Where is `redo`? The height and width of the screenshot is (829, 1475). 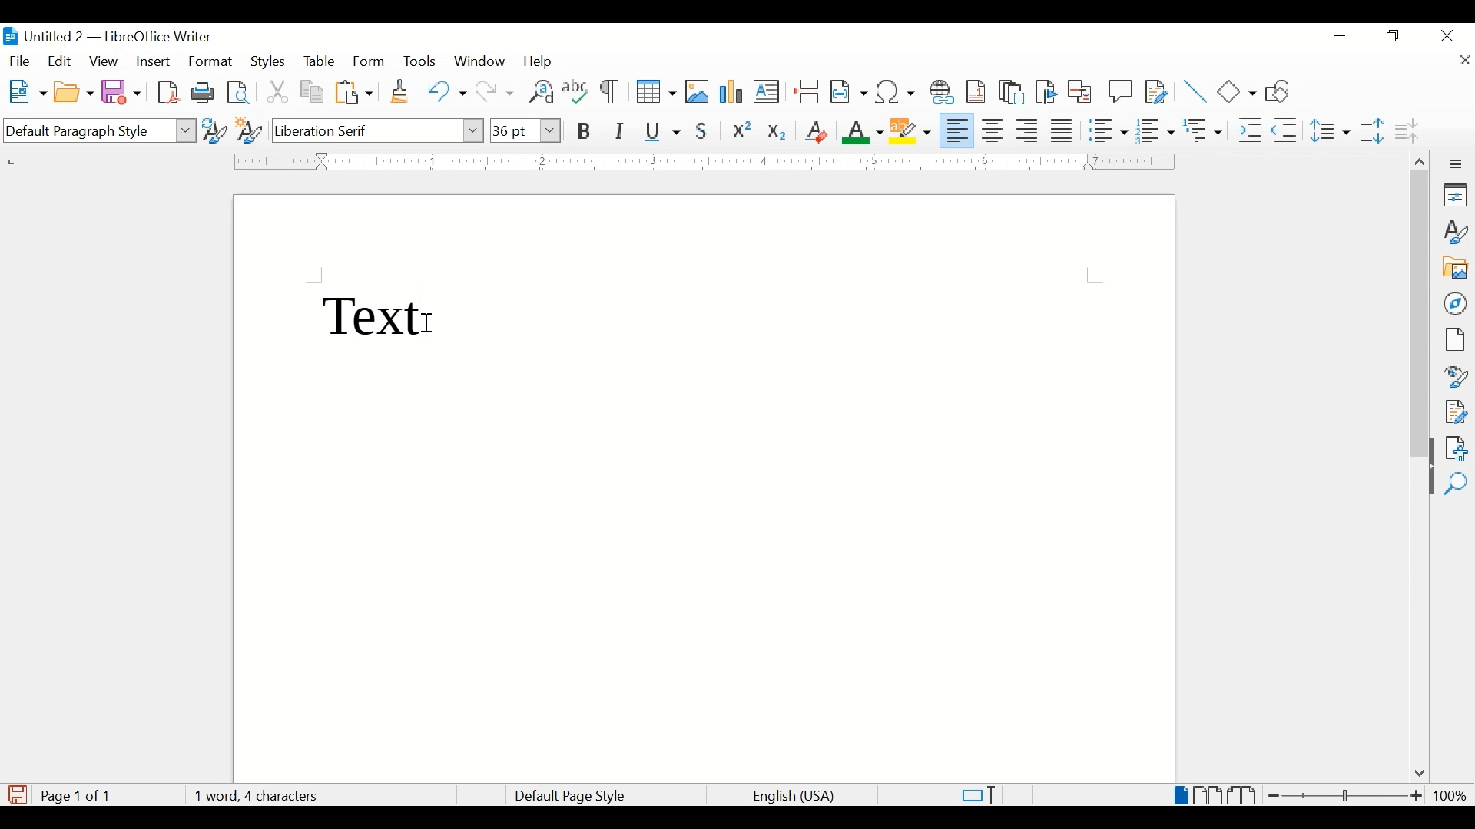 redo is located at coordinates (496, 92).